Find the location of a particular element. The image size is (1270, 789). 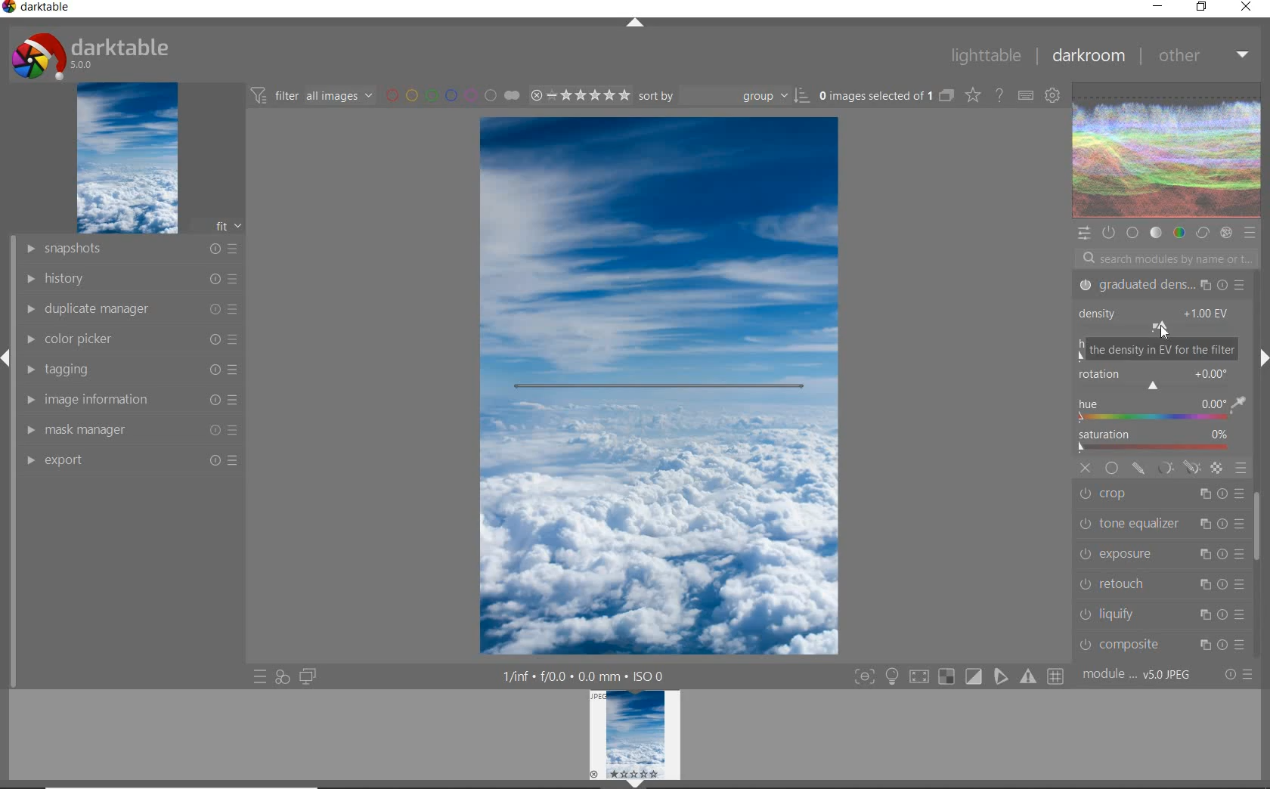

DEFINE KEYBOARD SHORTCUT is located at coordinates (1026, 97).